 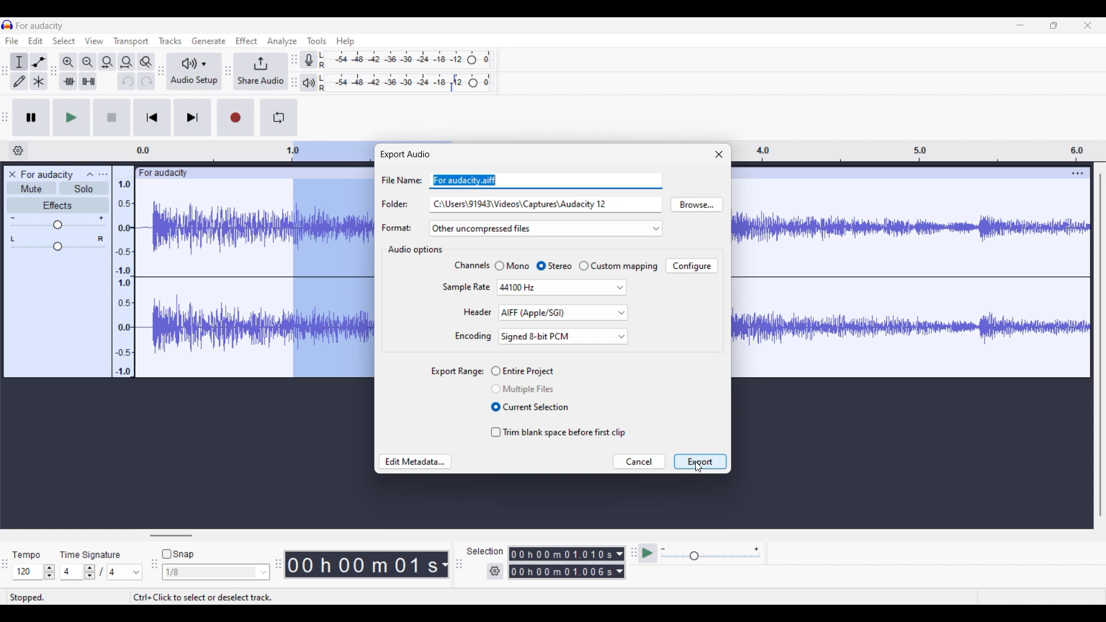 What do you see at coordinates (127, 81) in the screenshot?
I see `Undo` at bounding box center [127, 81].